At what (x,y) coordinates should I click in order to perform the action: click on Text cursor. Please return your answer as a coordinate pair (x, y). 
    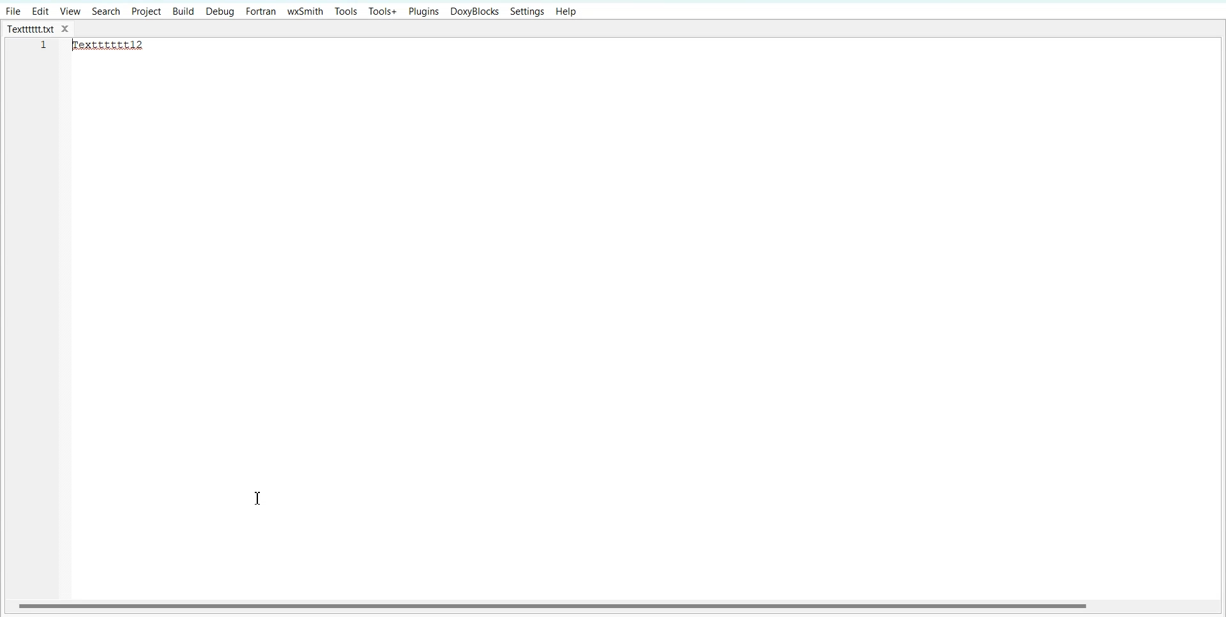
    Looking at the image, I should click on (258, 499).